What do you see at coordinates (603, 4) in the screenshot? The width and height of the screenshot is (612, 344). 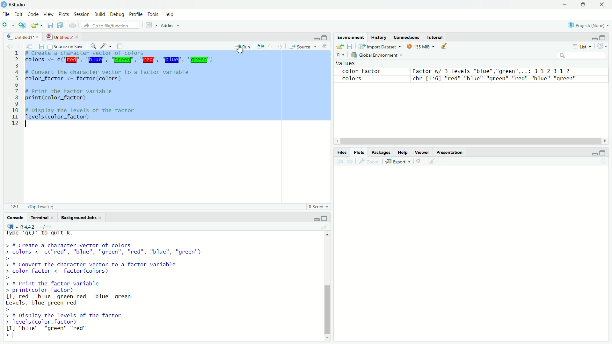 I see `close` at bounding box center [603, 4].